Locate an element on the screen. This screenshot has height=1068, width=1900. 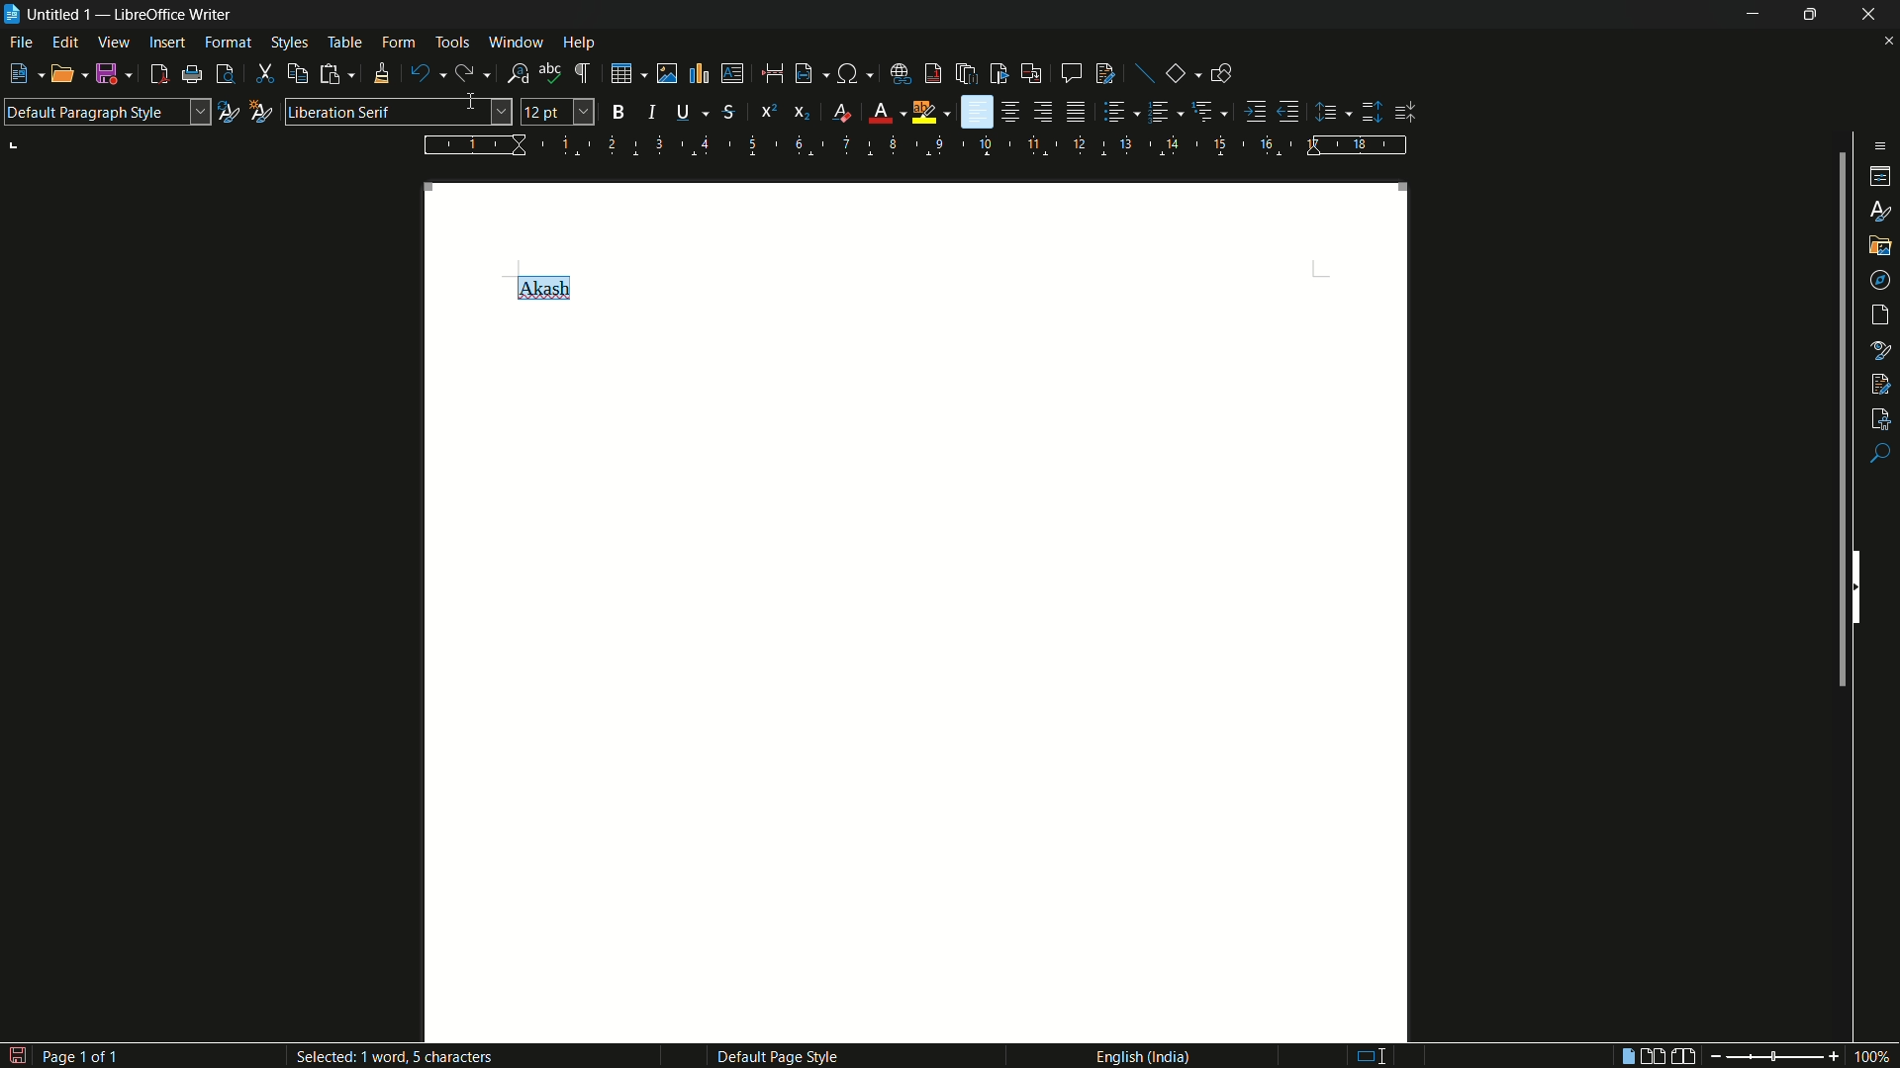
navigator is located at coordinates (1881, 279).